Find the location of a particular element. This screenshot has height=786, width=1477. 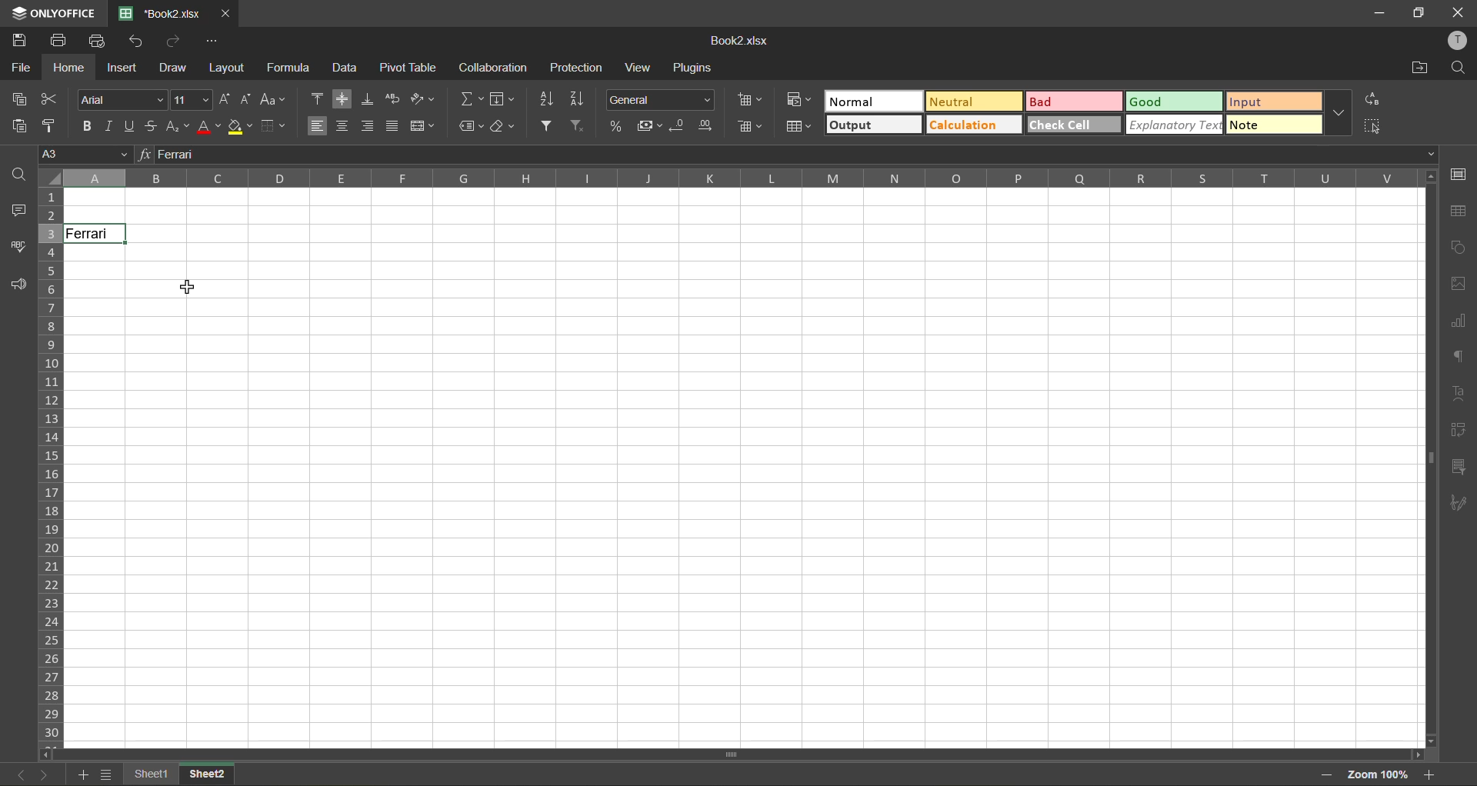

align center is located at coordinates (344, 126).